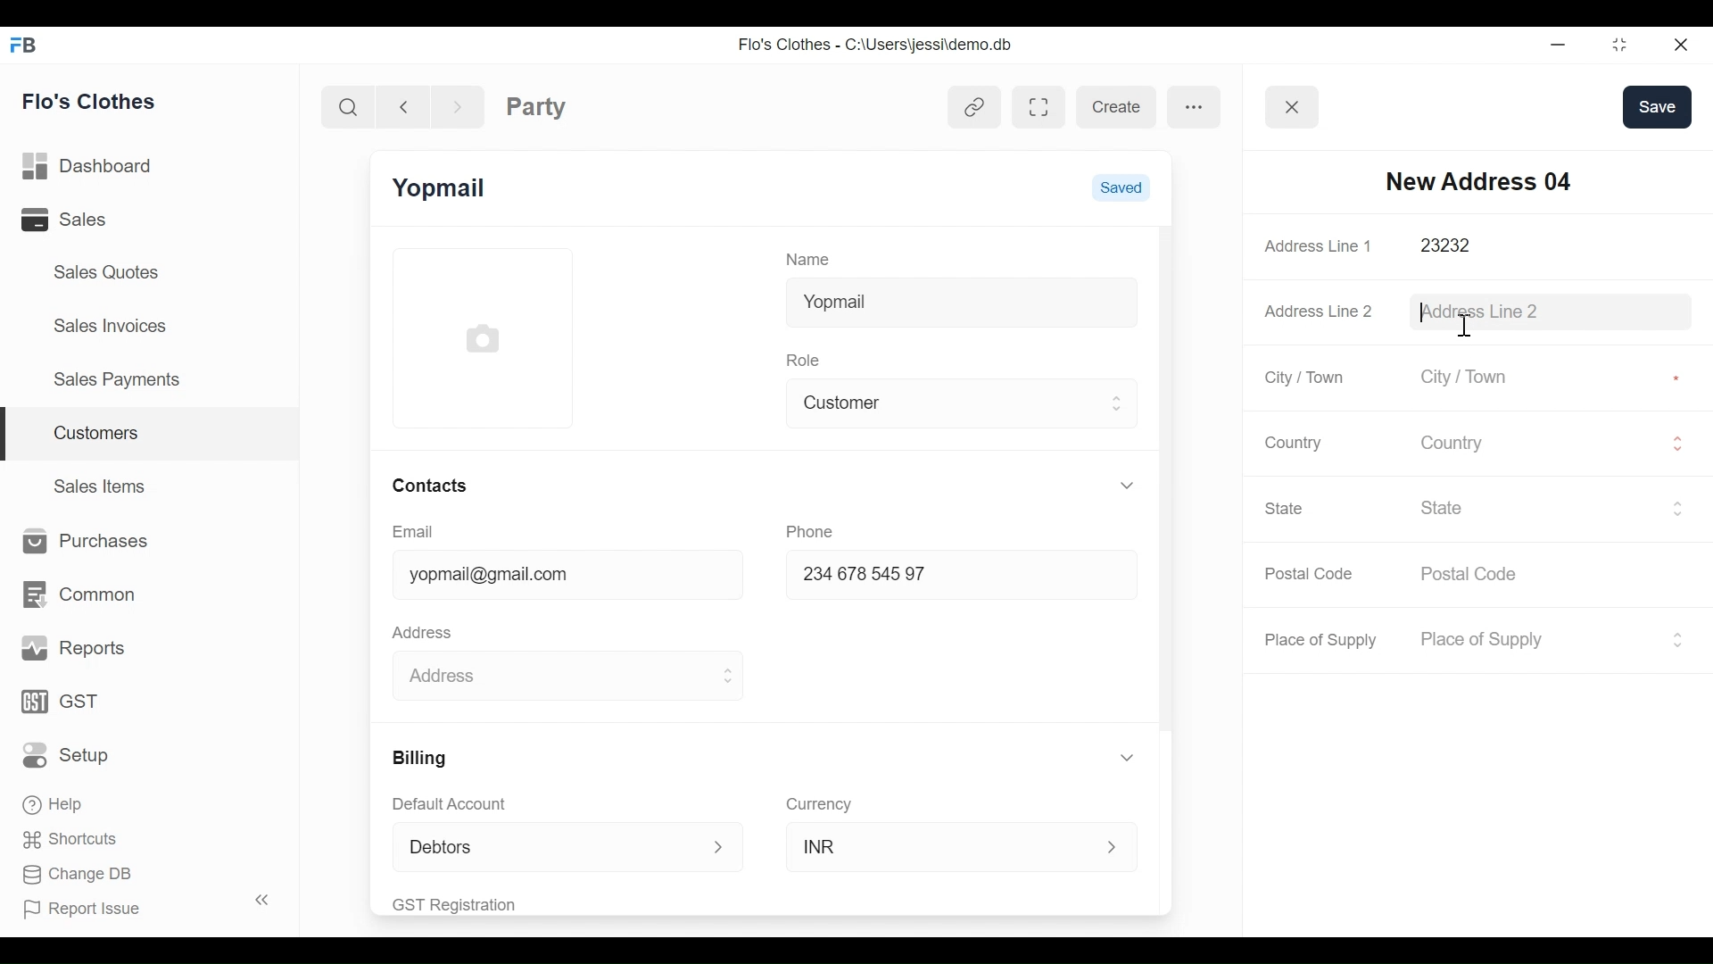 The width and height of the screenshot is (1713, 964). What do you see at coordinates (102, 484) in the screenshot?
I see `Sales Items` at bounding box center [102, 484].